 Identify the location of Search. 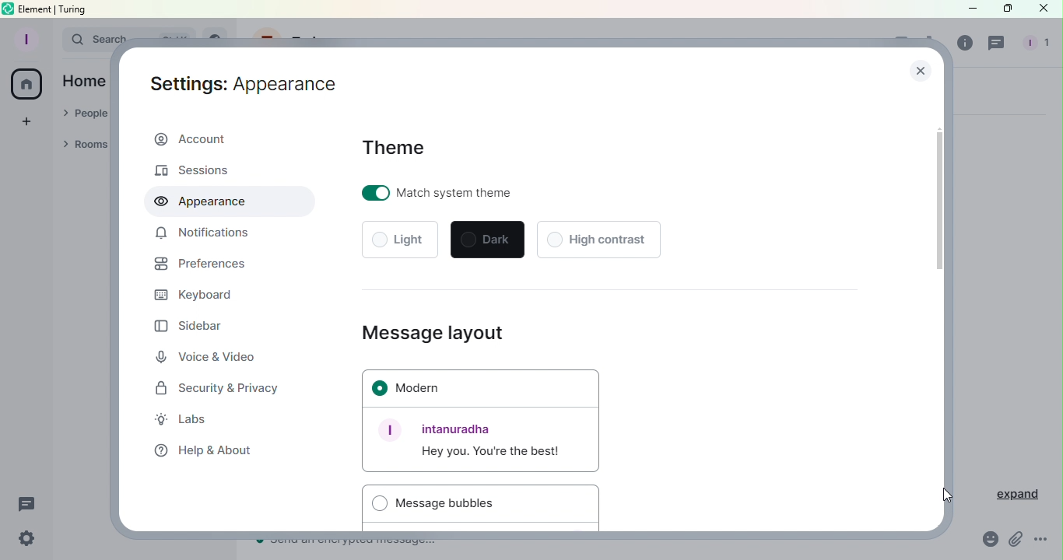
(84, 38).